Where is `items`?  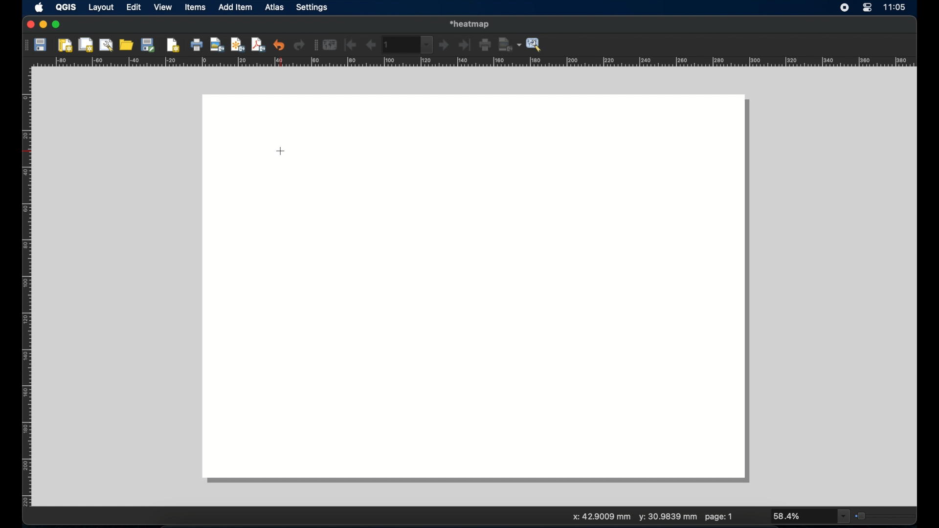 items is located at coordinates (195, 8).